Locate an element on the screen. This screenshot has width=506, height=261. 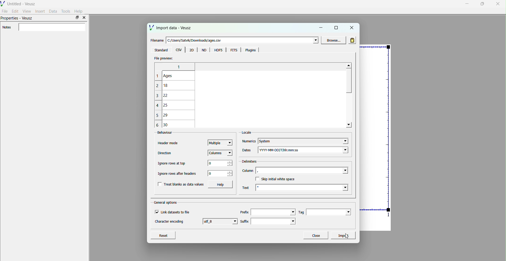
Ages is located at coordinates (169, 76).